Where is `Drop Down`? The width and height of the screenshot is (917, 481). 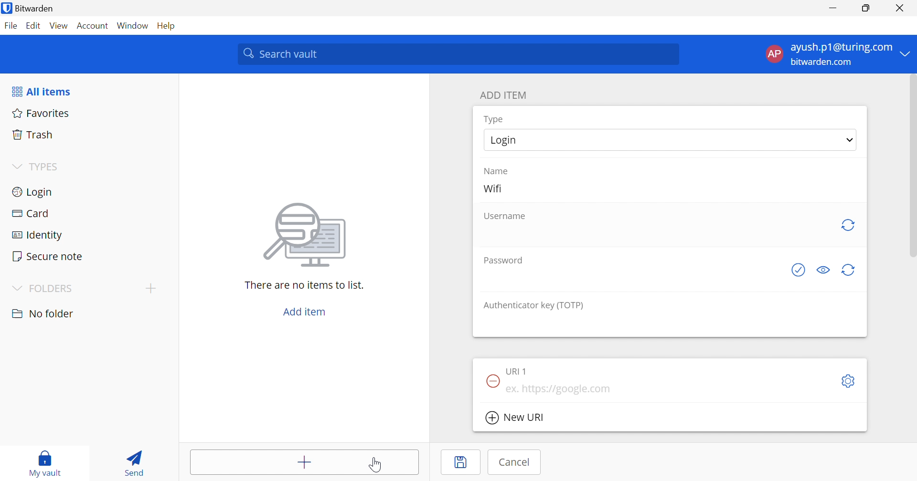 Drop Down is located at coordinates (16, 167).